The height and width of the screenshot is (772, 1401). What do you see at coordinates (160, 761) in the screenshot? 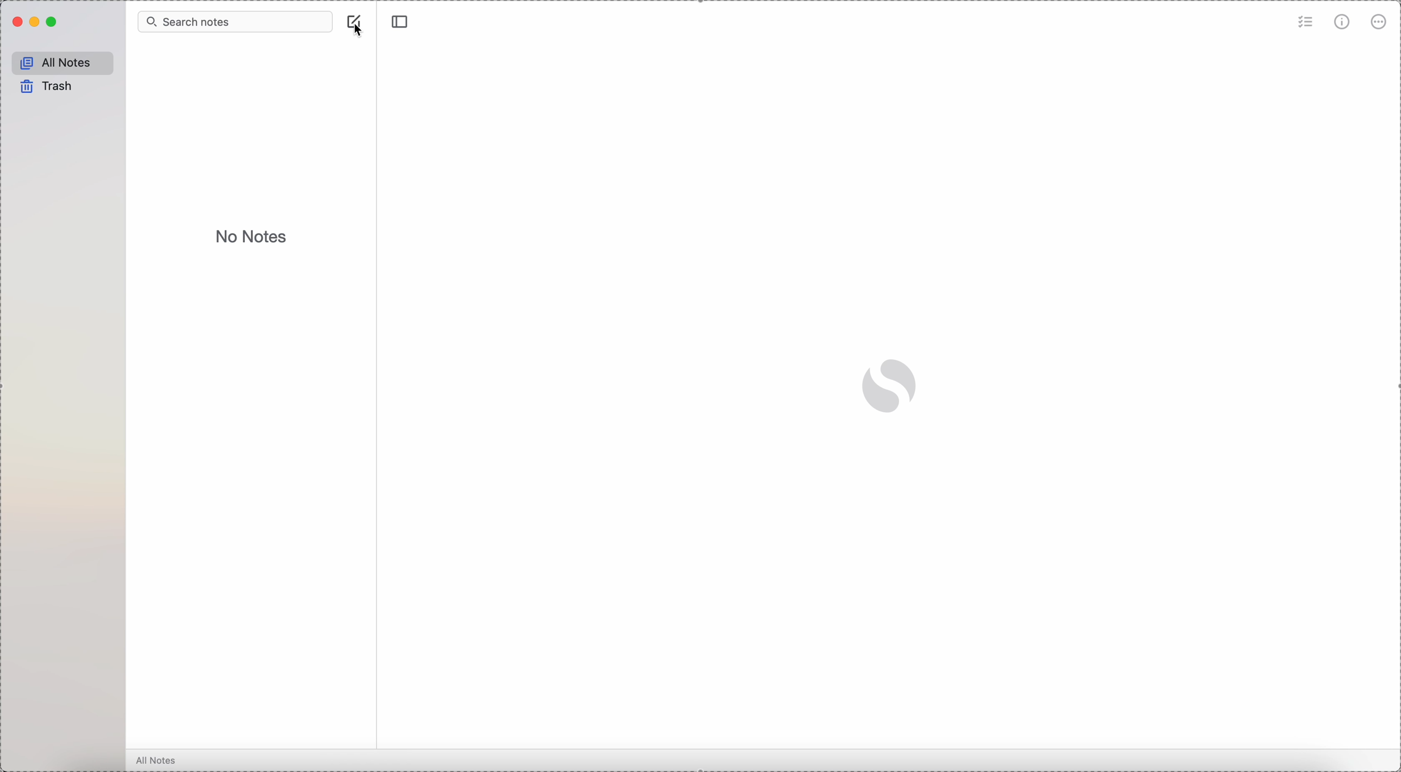
I see `all notes` at bounding box center [160, 761].